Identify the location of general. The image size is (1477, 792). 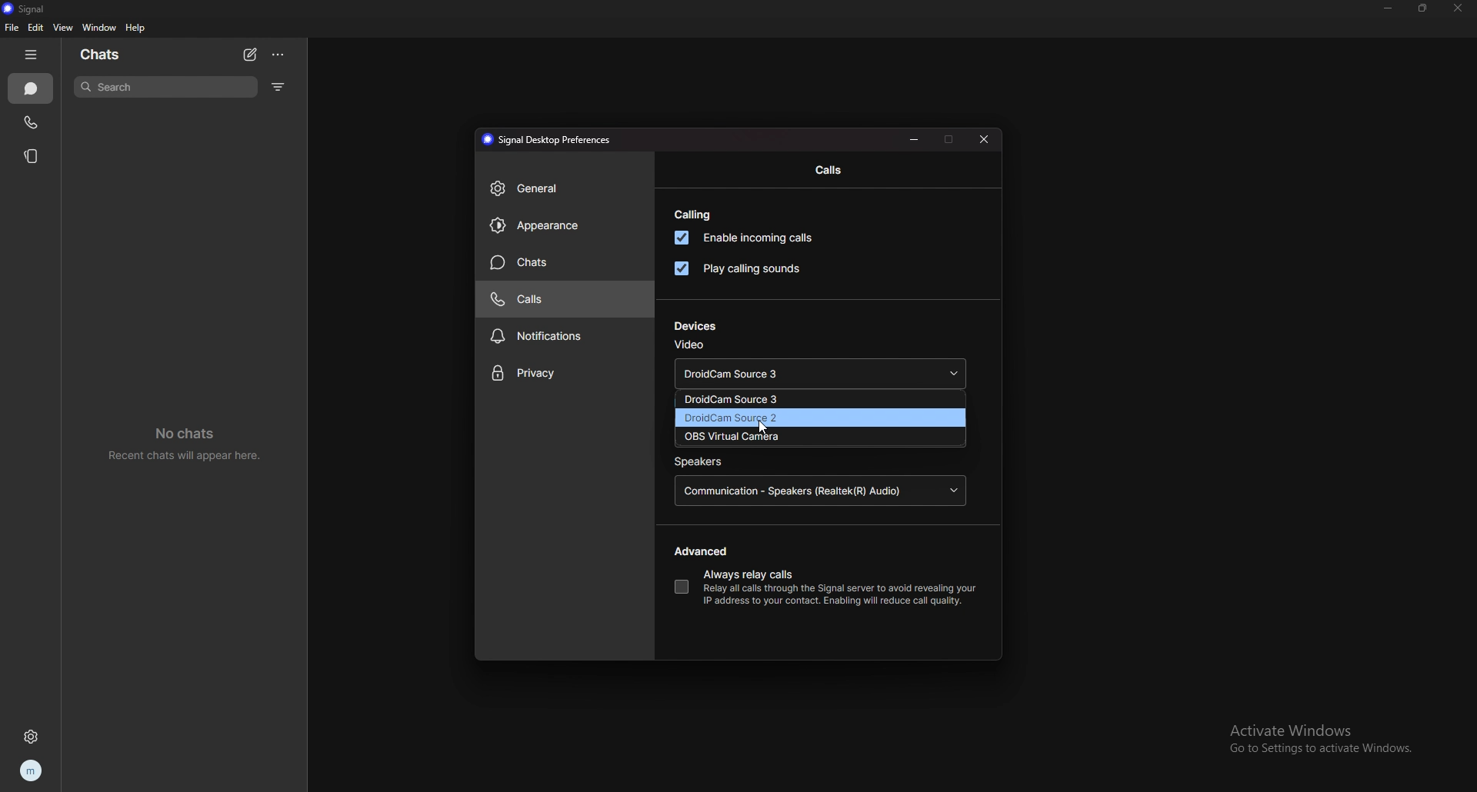
(565, 189).